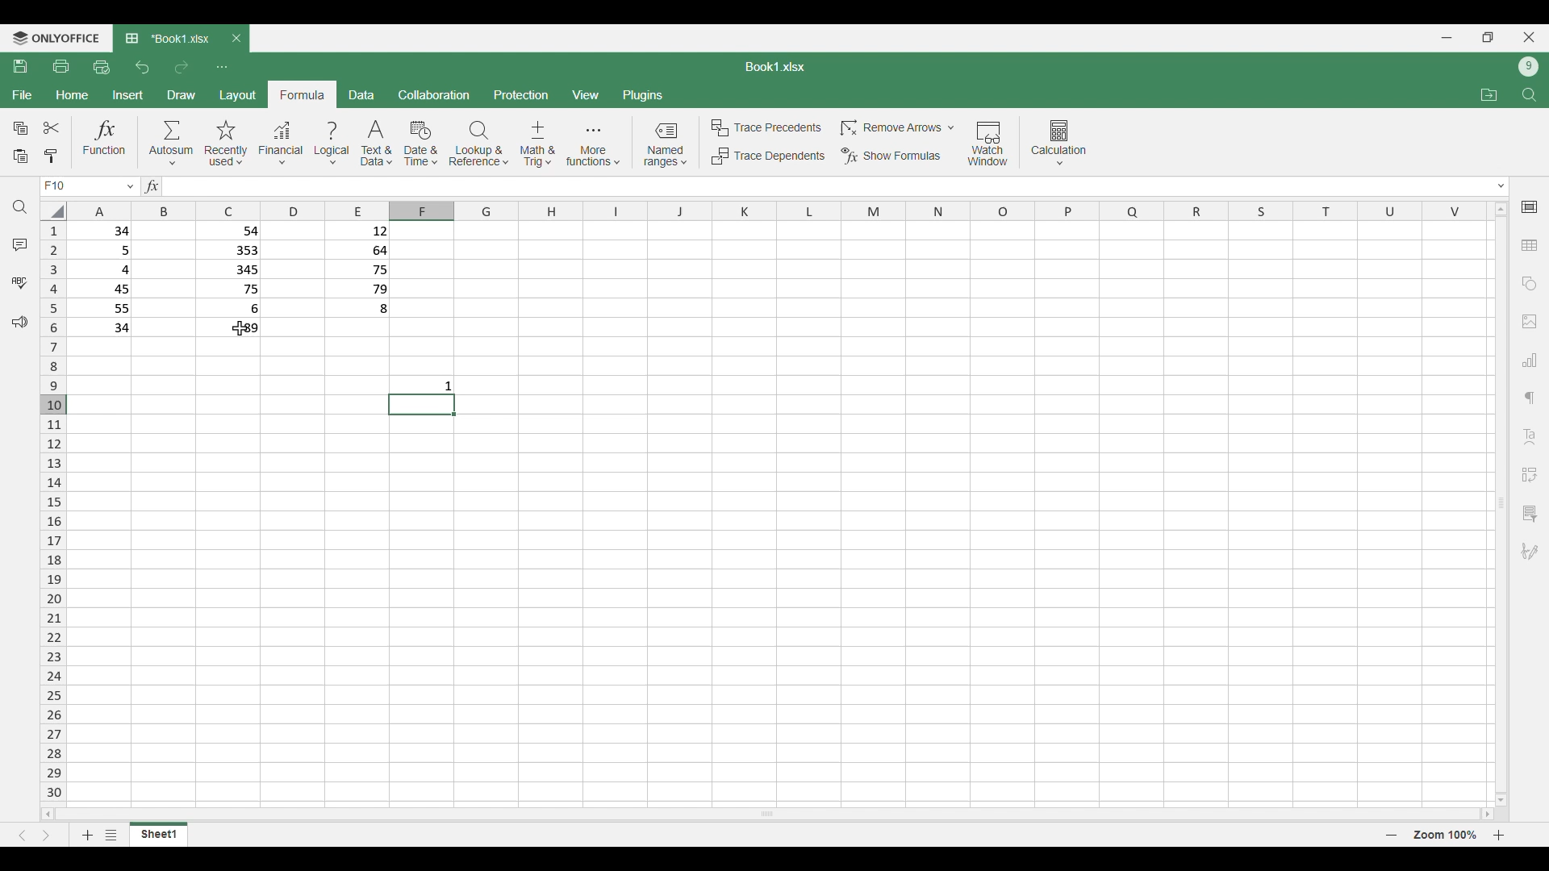 The width and height of the screenshot is (1549, 871). Describe the element at coordinates (988, 144) in the screenshot. I see `Watch window` at that location.